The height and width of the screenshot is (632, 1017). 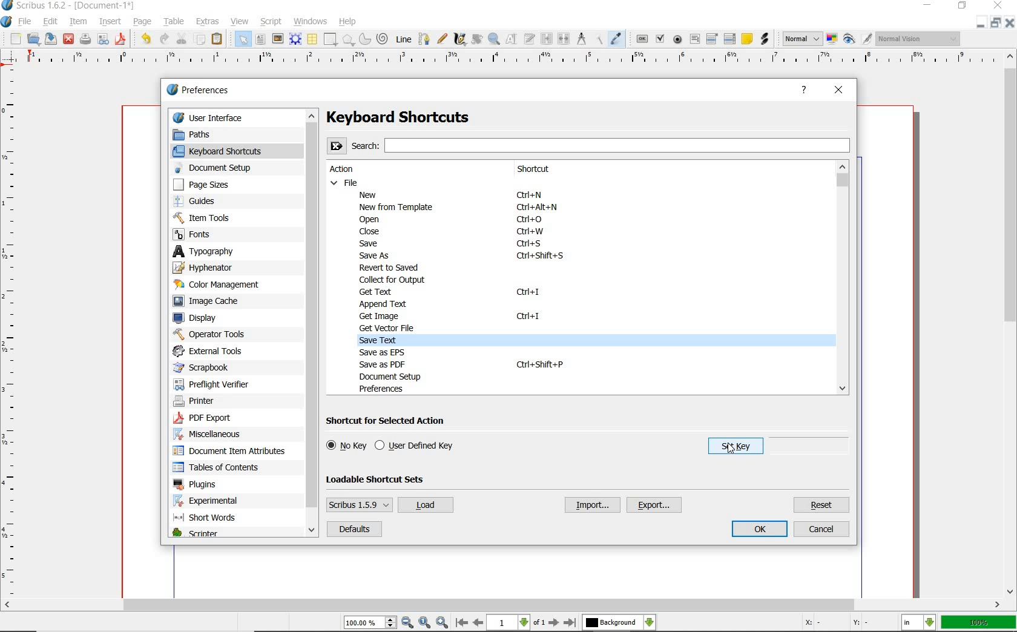 I want to click on Ctrl + 1, so click(x=529, y=317).